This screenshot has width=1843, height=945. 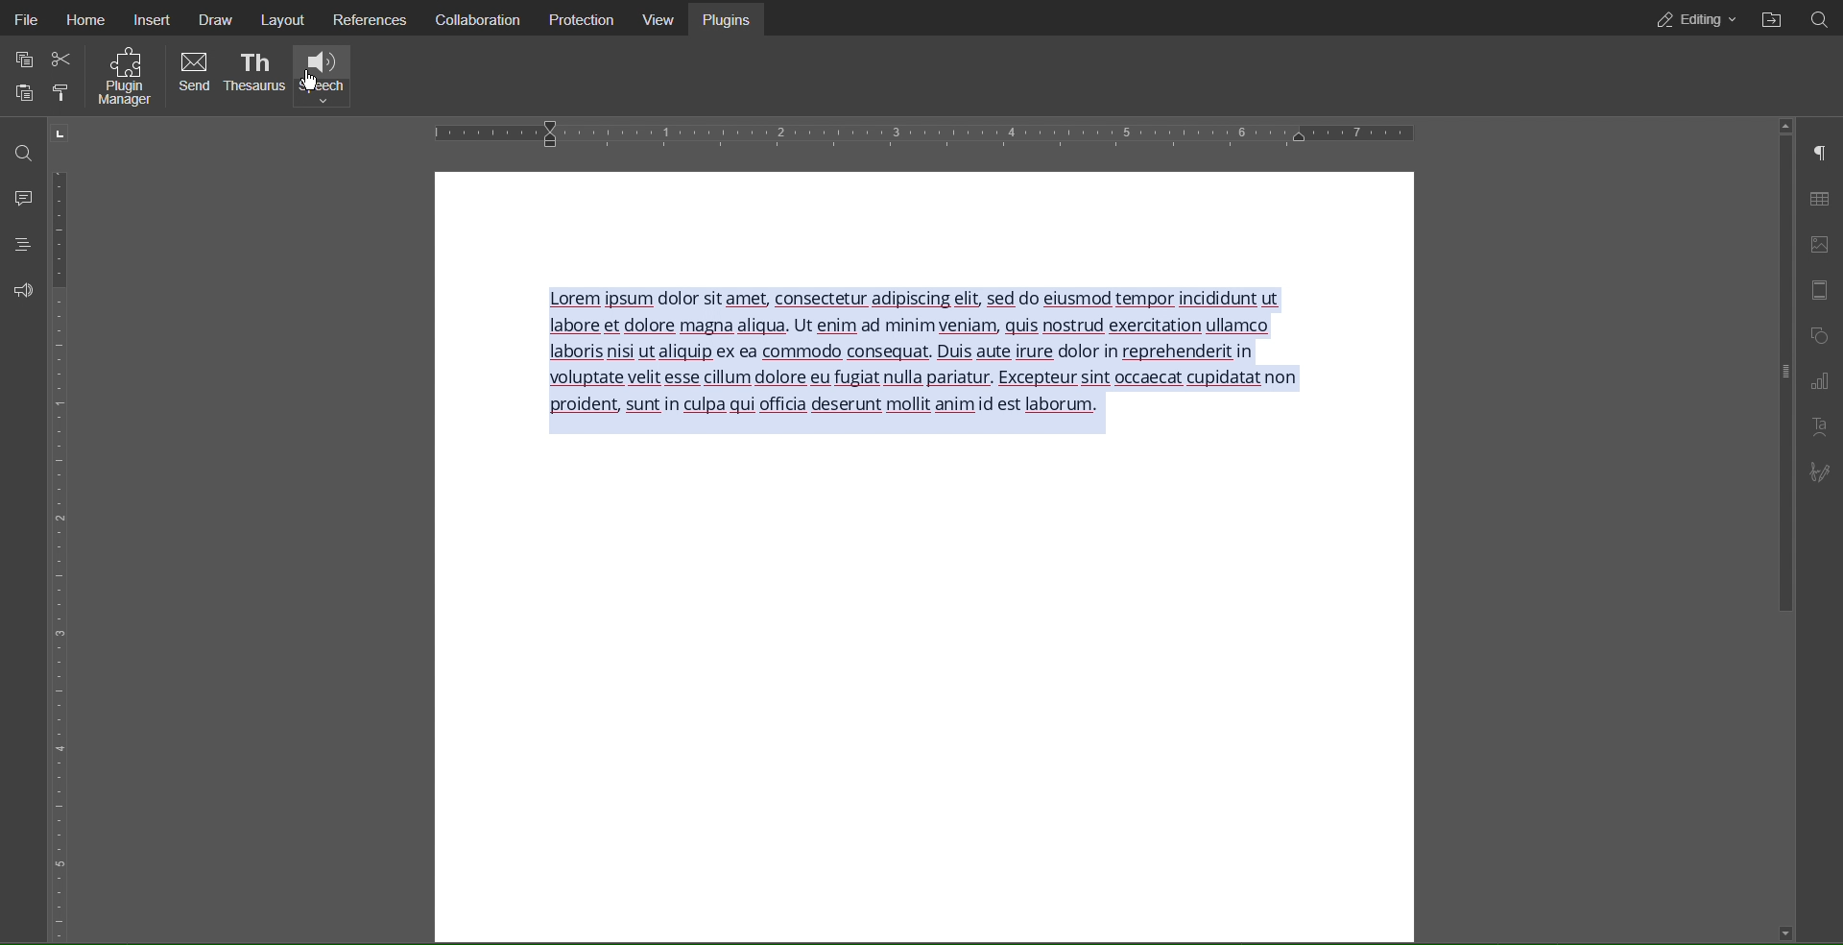 I want to click on Formatter, so click(x=60, y=94).